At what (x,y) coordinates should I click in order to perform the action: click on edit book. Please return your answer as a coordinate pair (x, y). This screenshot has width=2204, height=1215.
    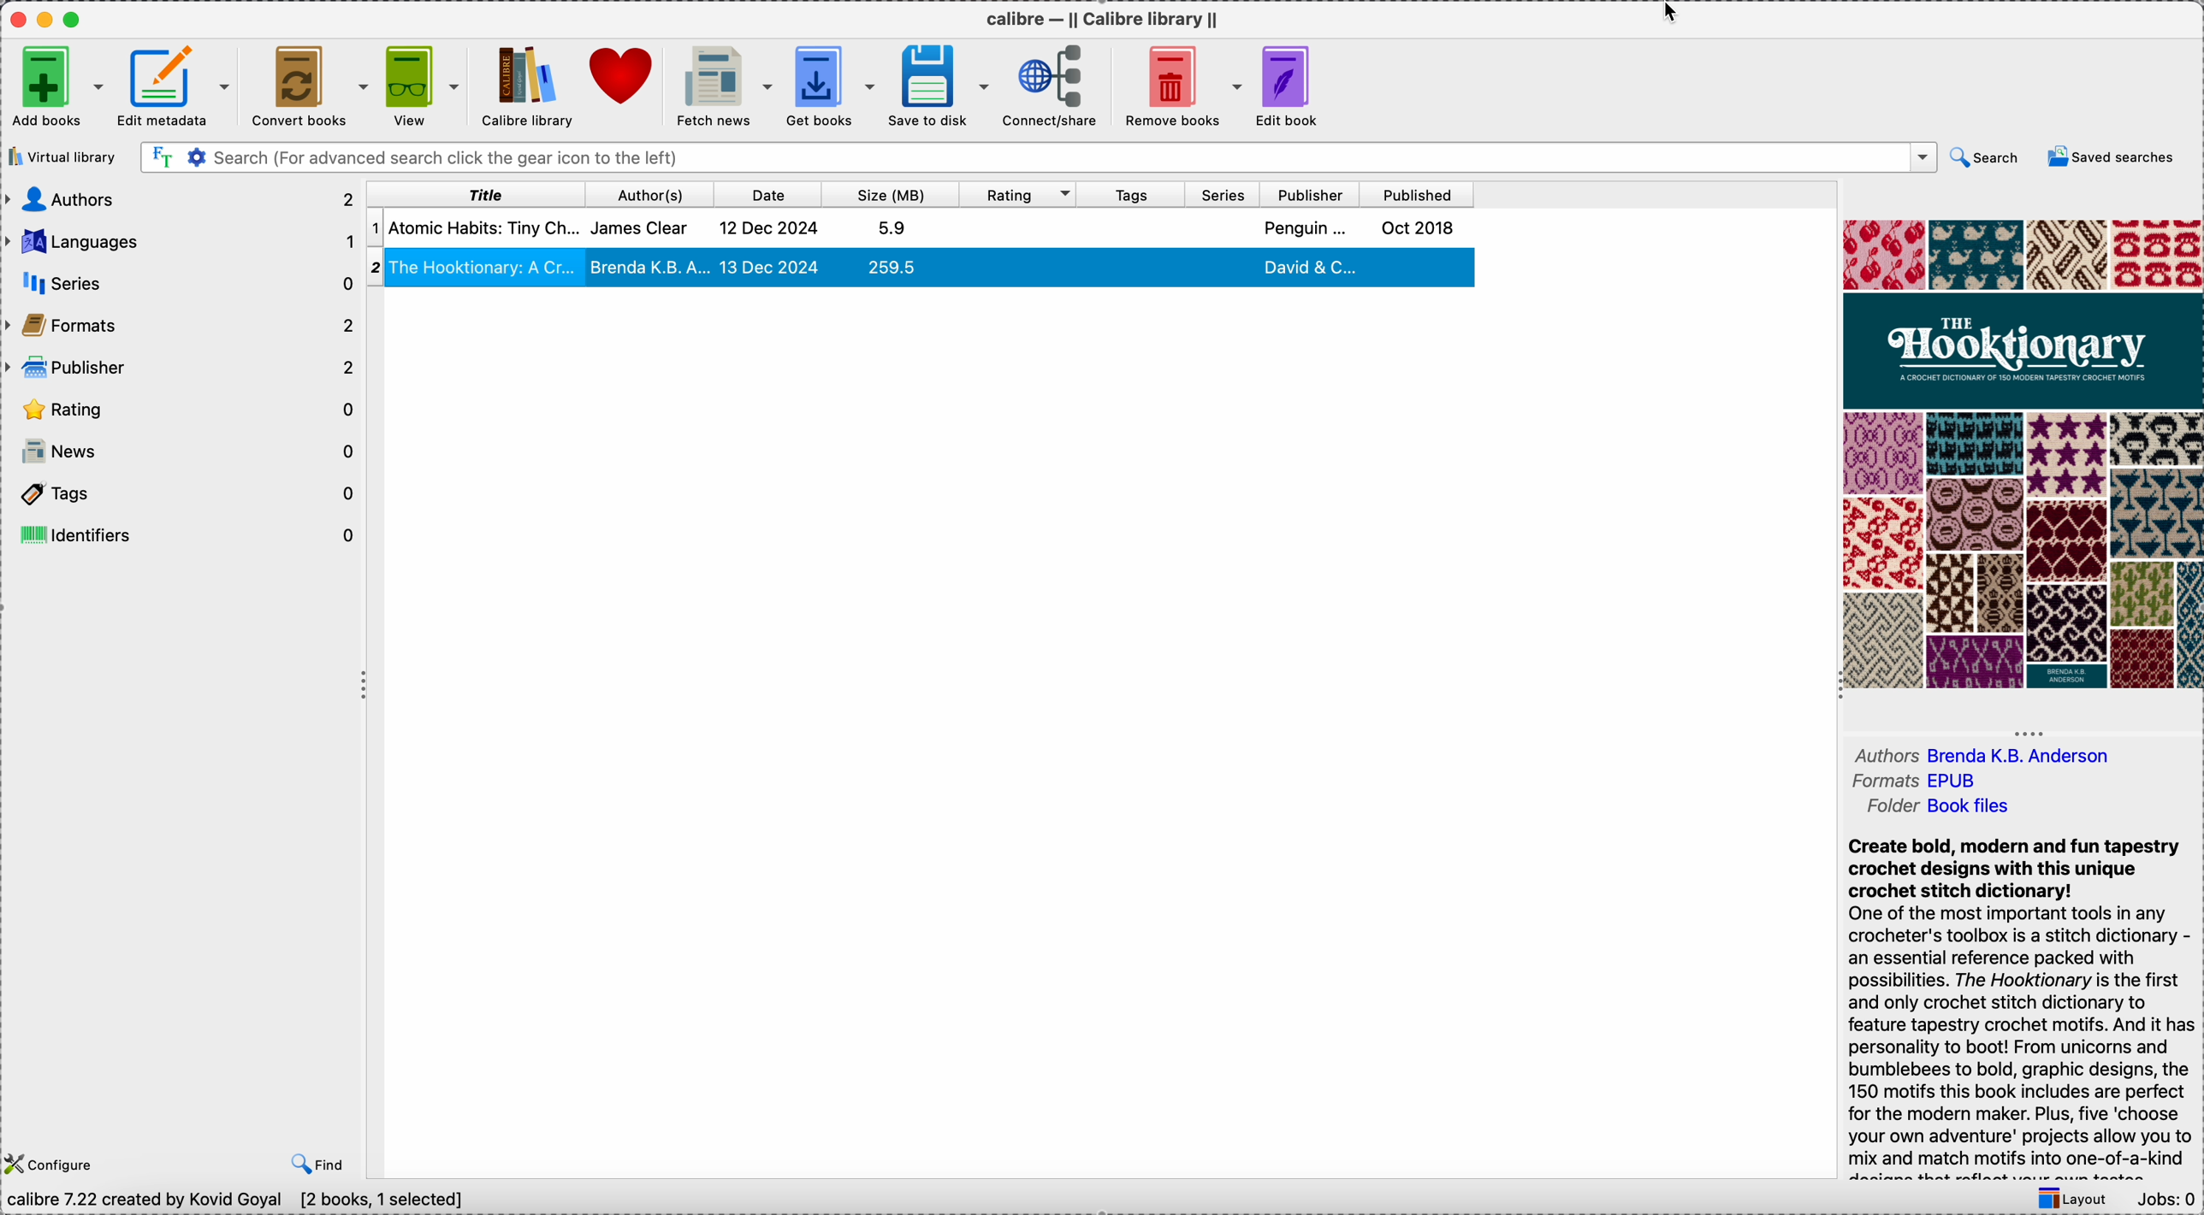
    Looking at the image, I should click on (1289, 86).